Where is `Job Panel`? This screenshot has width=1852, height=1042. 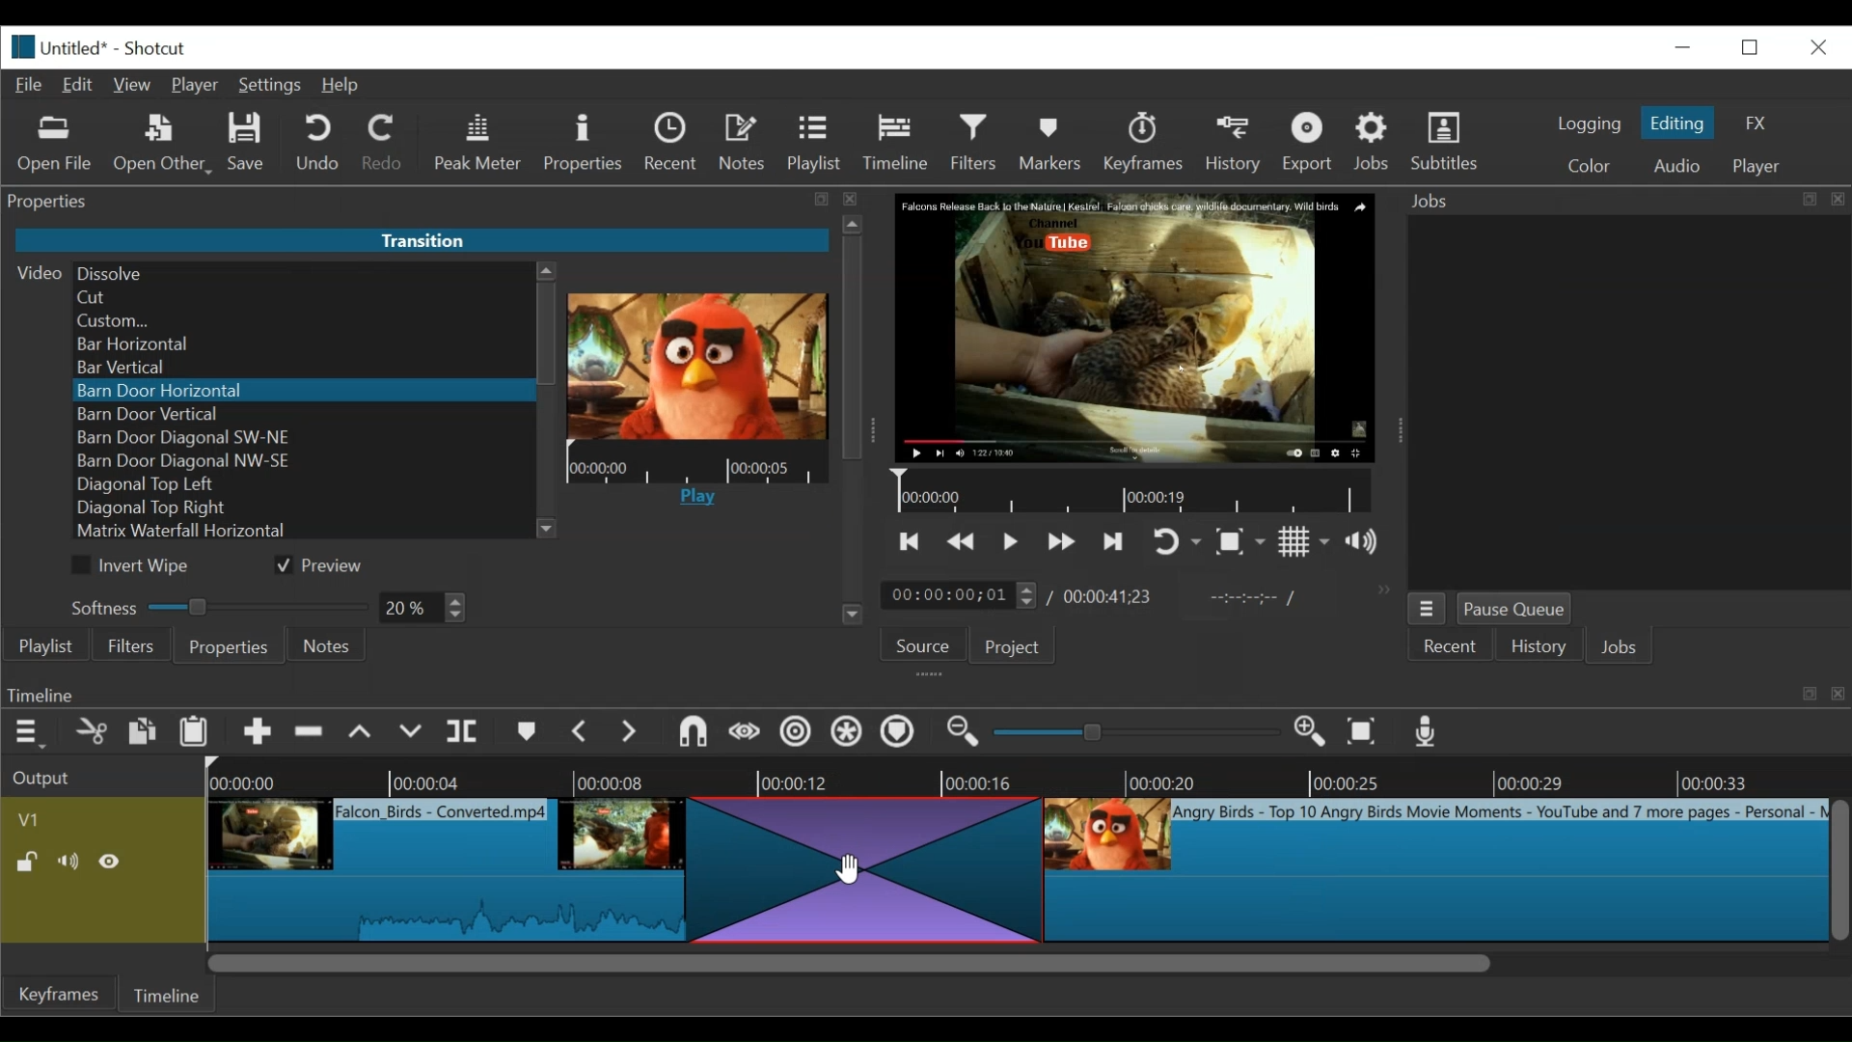 Job Panel is located at coordinates (1627, 403).